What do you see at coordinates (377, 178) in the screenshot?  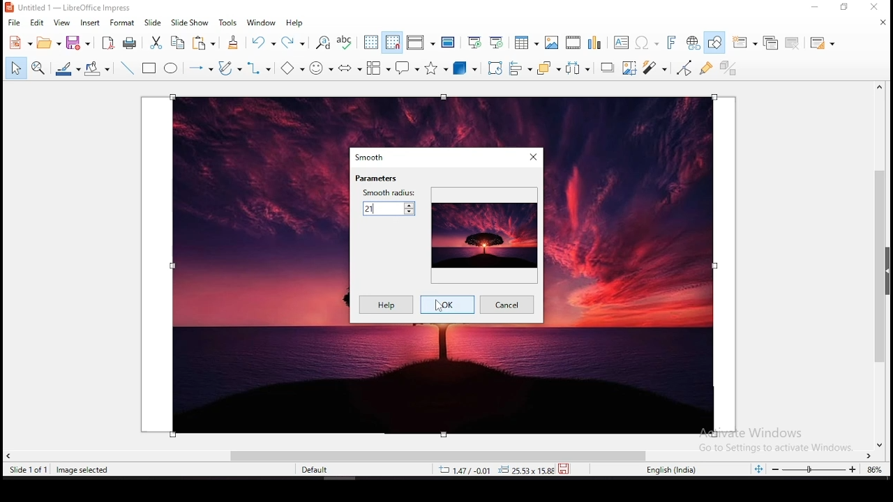 I see `parameters` at bounding box center [377, 178].